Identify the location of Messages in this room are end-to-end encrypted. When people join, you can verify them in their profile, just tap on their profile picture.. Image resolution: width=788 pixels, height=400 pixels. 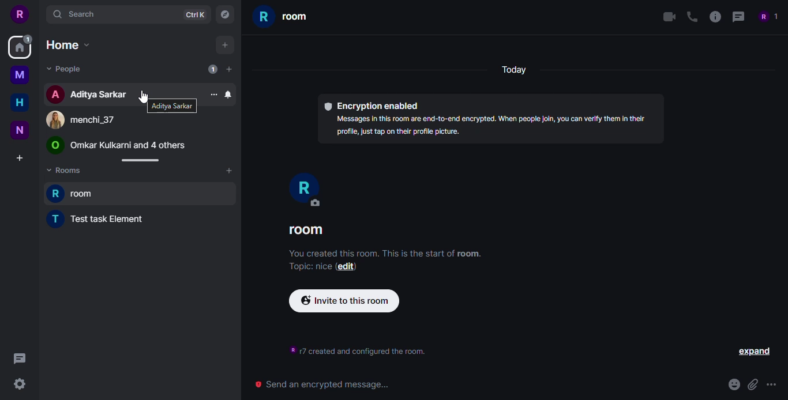
(489, 128).